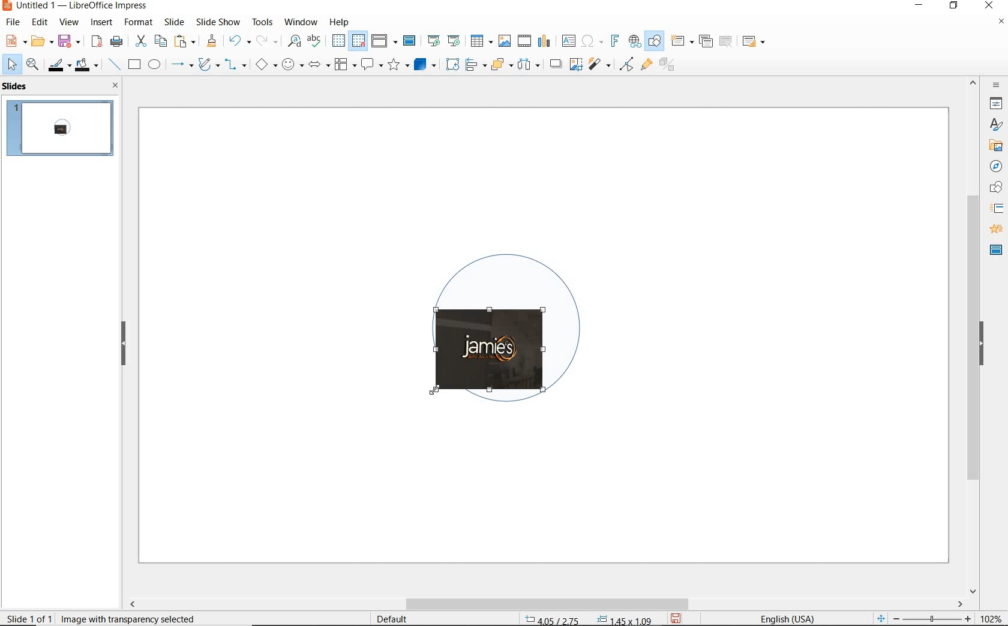 This screenshot has height=626, width=1008. What do you see at coordinates (317, 65) in the screenshot?
I see `block arrows` at bounding box center [317, 65].